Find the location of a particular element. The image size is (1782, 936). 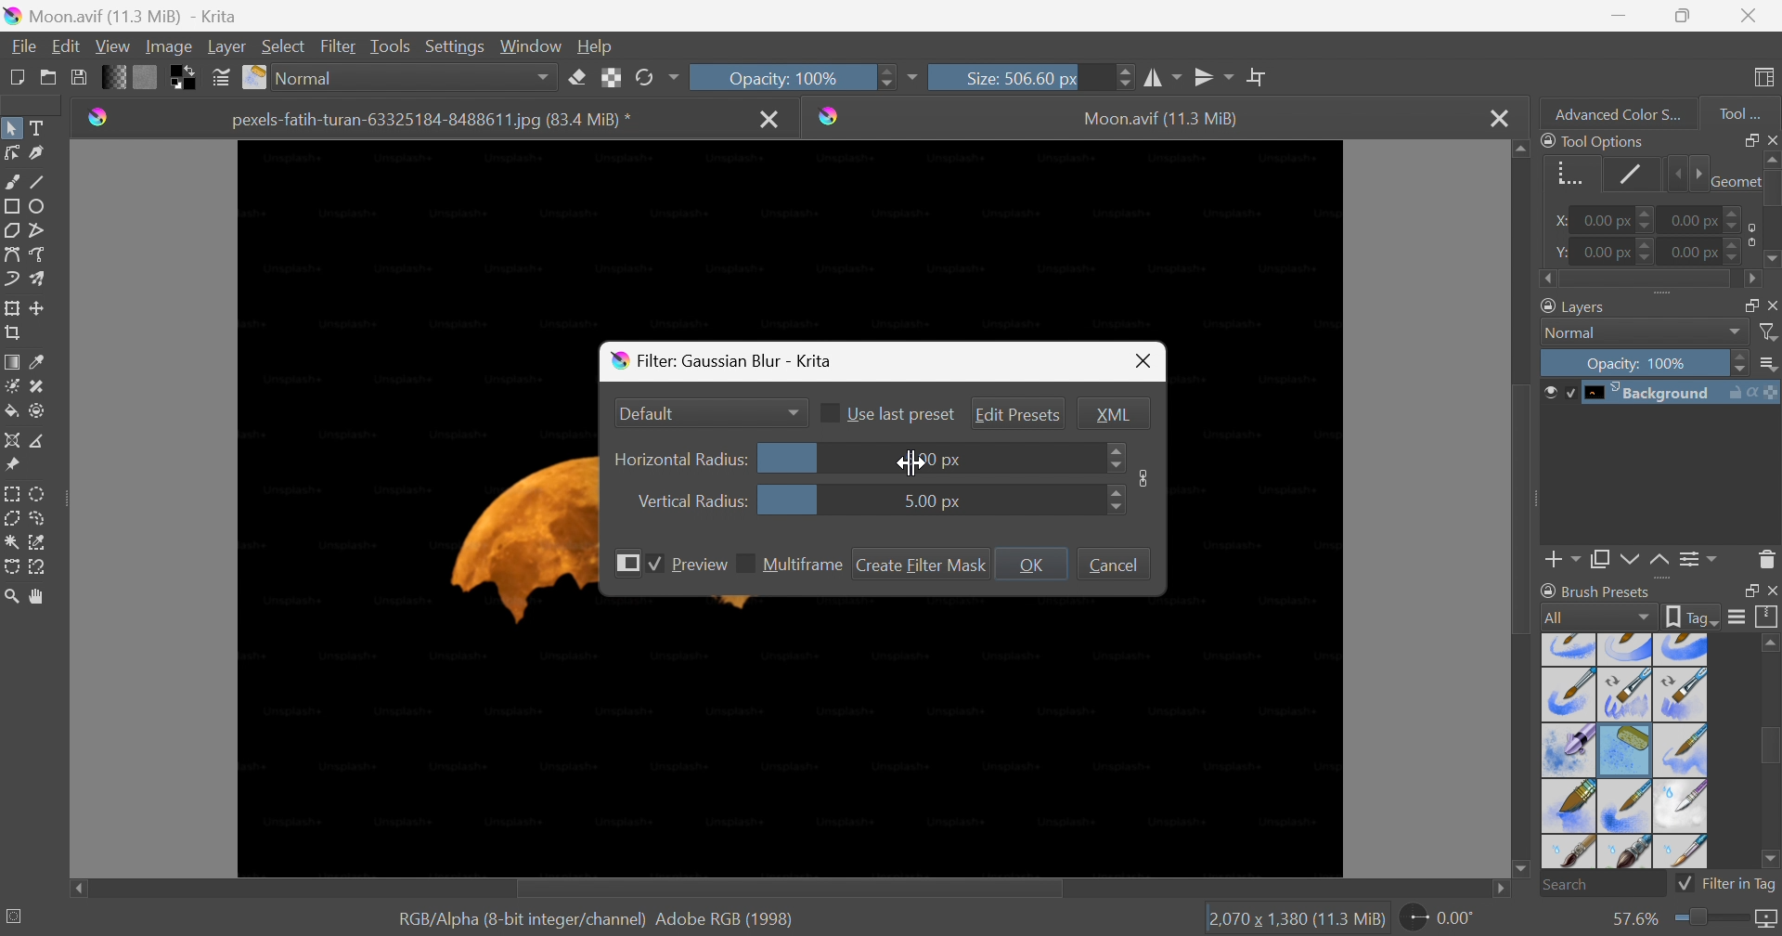

Swap foreground and background colors is located at coordinates (187, 78).